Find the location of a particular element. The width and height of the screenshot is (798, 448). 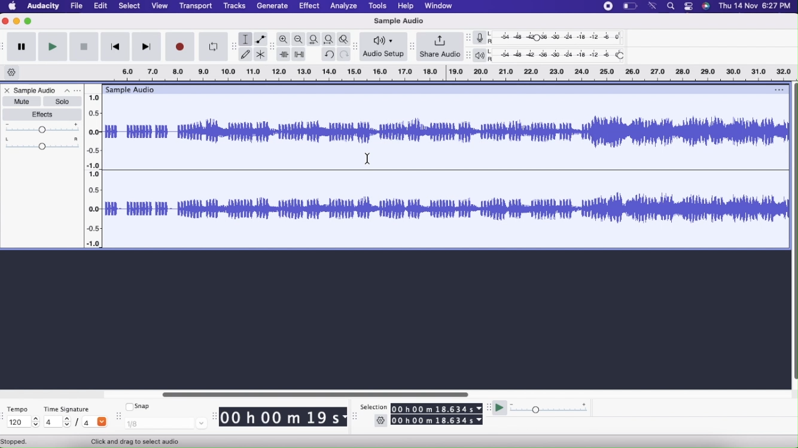

Effect is located at coordinates (309, 7).